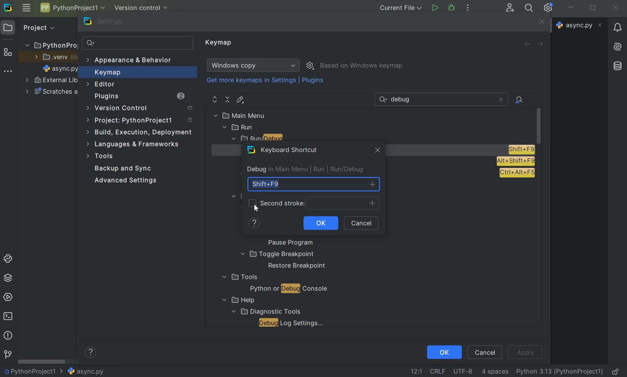 The image size is (627, 377). What do you see at coordinates (133, 61) in the screenshot?
I see `appearance & behavior` at bounding box center [133, 61].